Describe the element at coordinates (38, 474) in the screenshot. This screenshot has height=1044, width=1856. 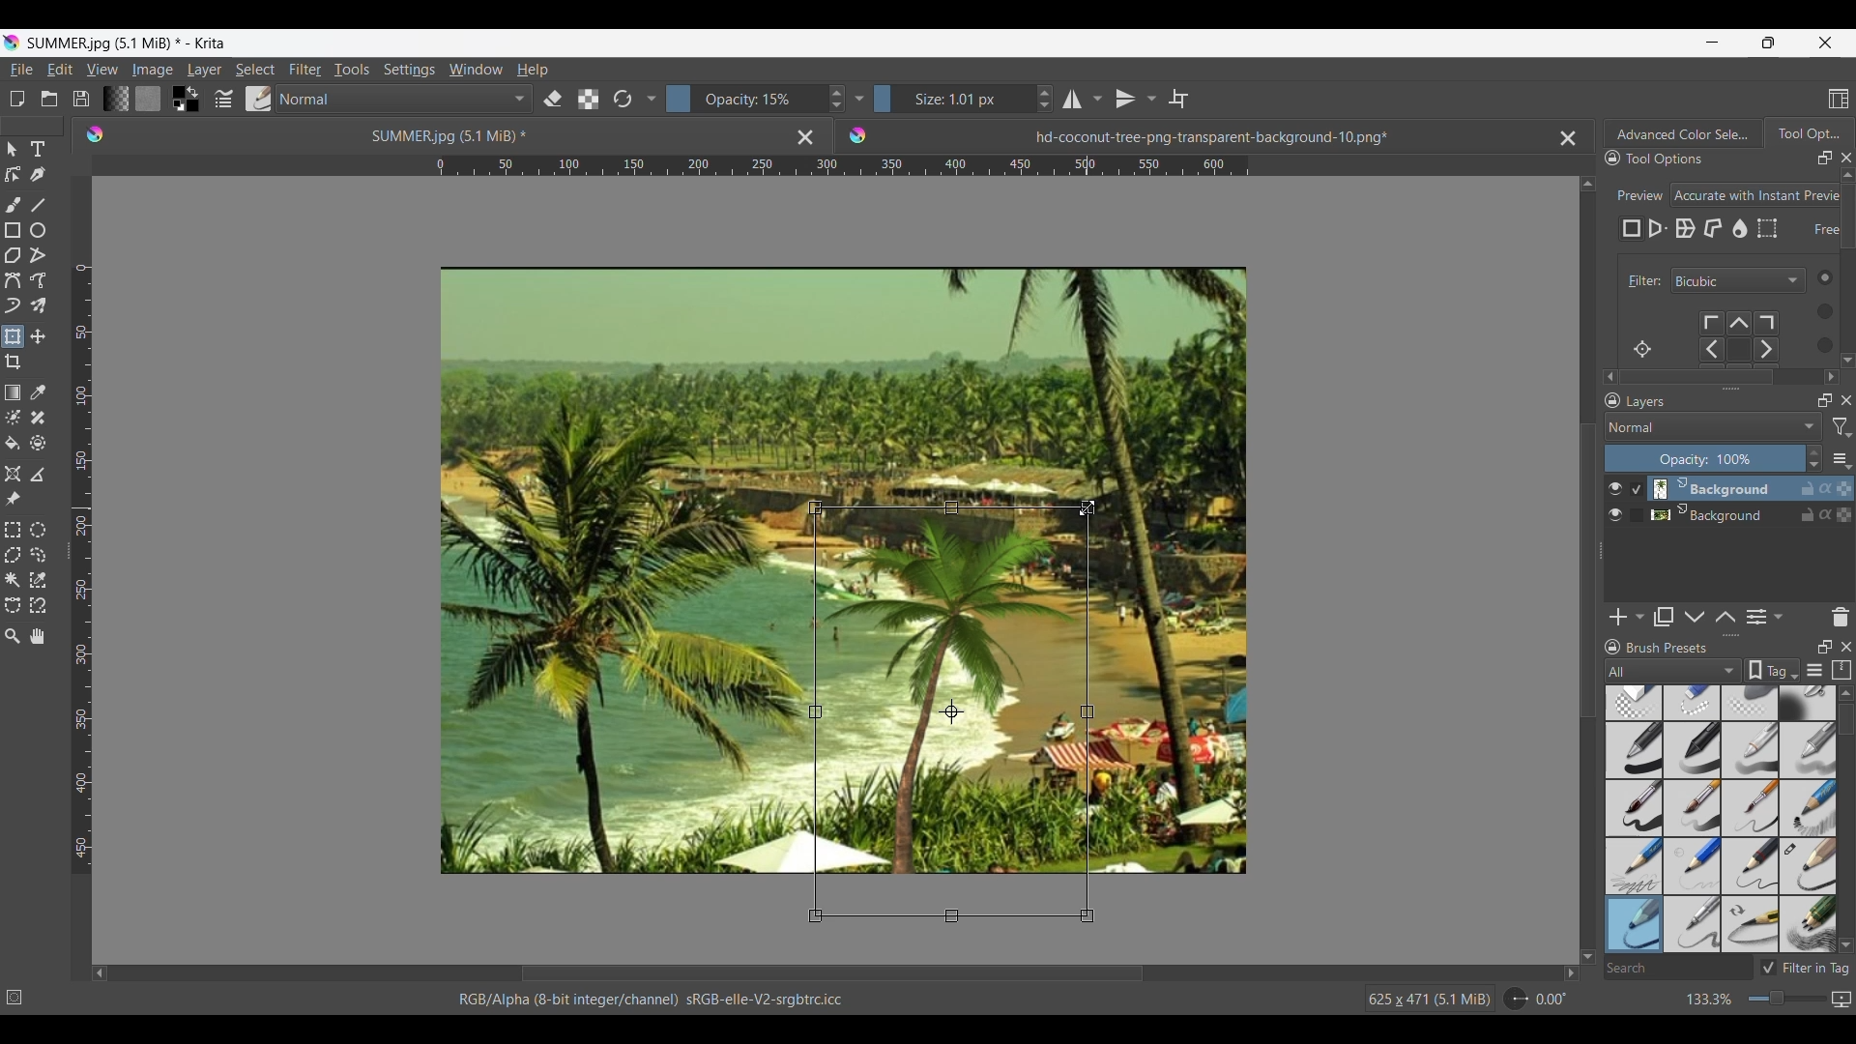
I see `Measure the distance between two points` at that location.